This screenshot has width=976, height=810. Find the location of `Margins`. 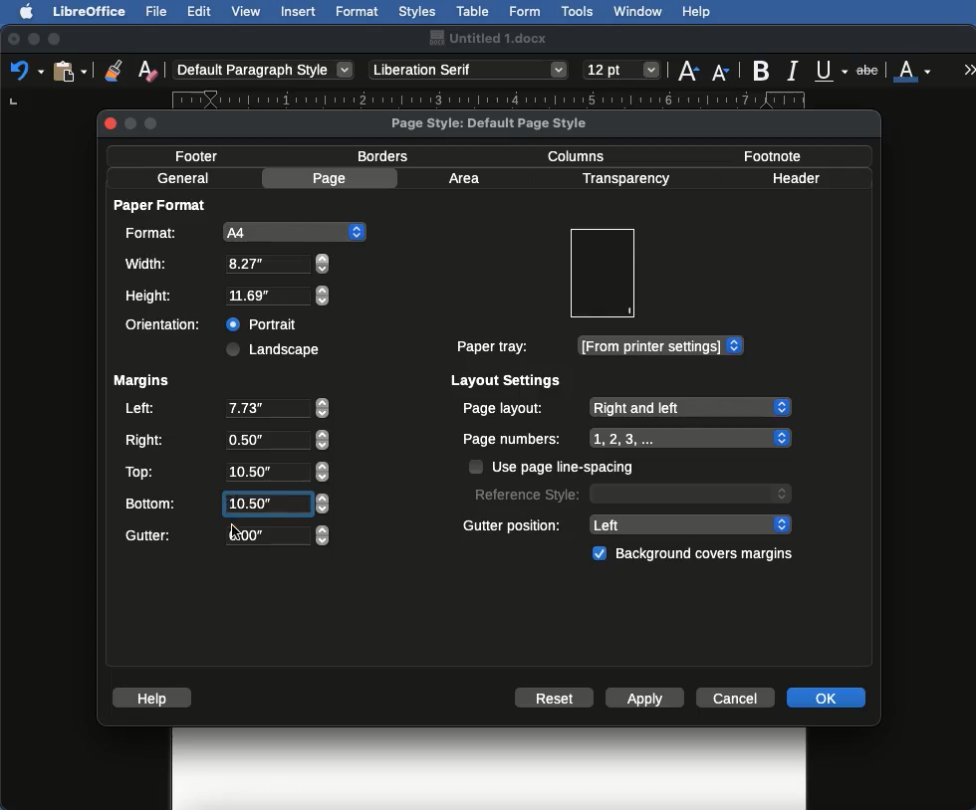

Margins is located at coordinates (140, 381).